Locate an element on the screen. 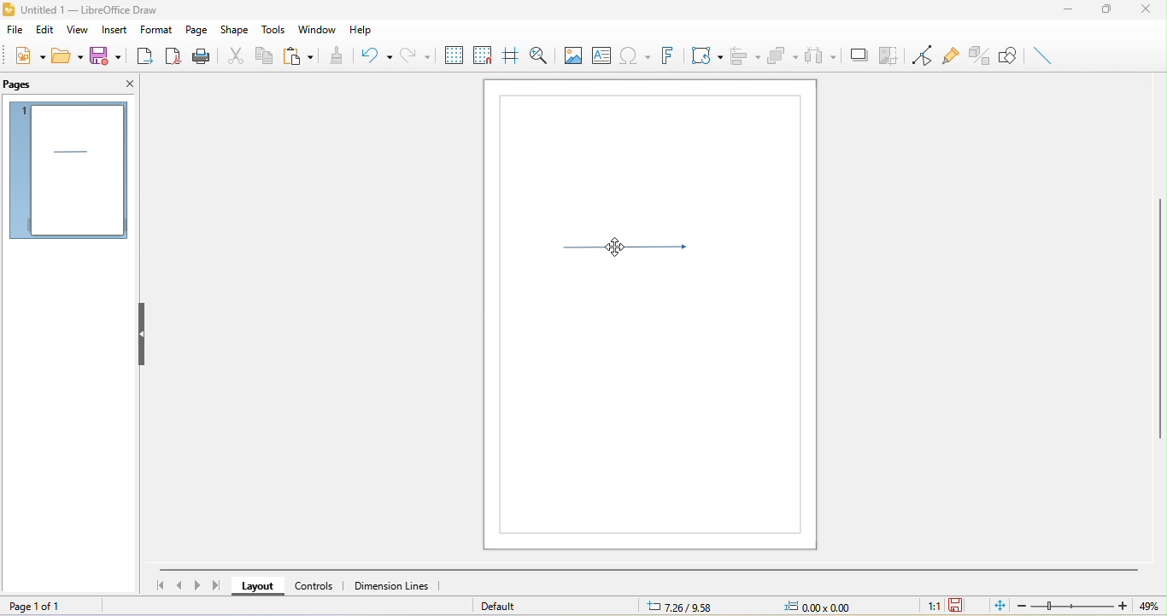 The image size is (1167, 616). redo is located at coordinates (416, 54).